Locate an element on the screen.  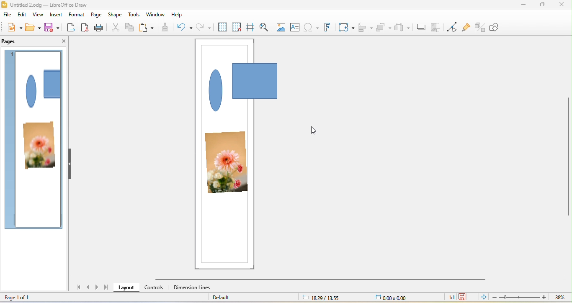
crop image is located at coordinates (436, 26).